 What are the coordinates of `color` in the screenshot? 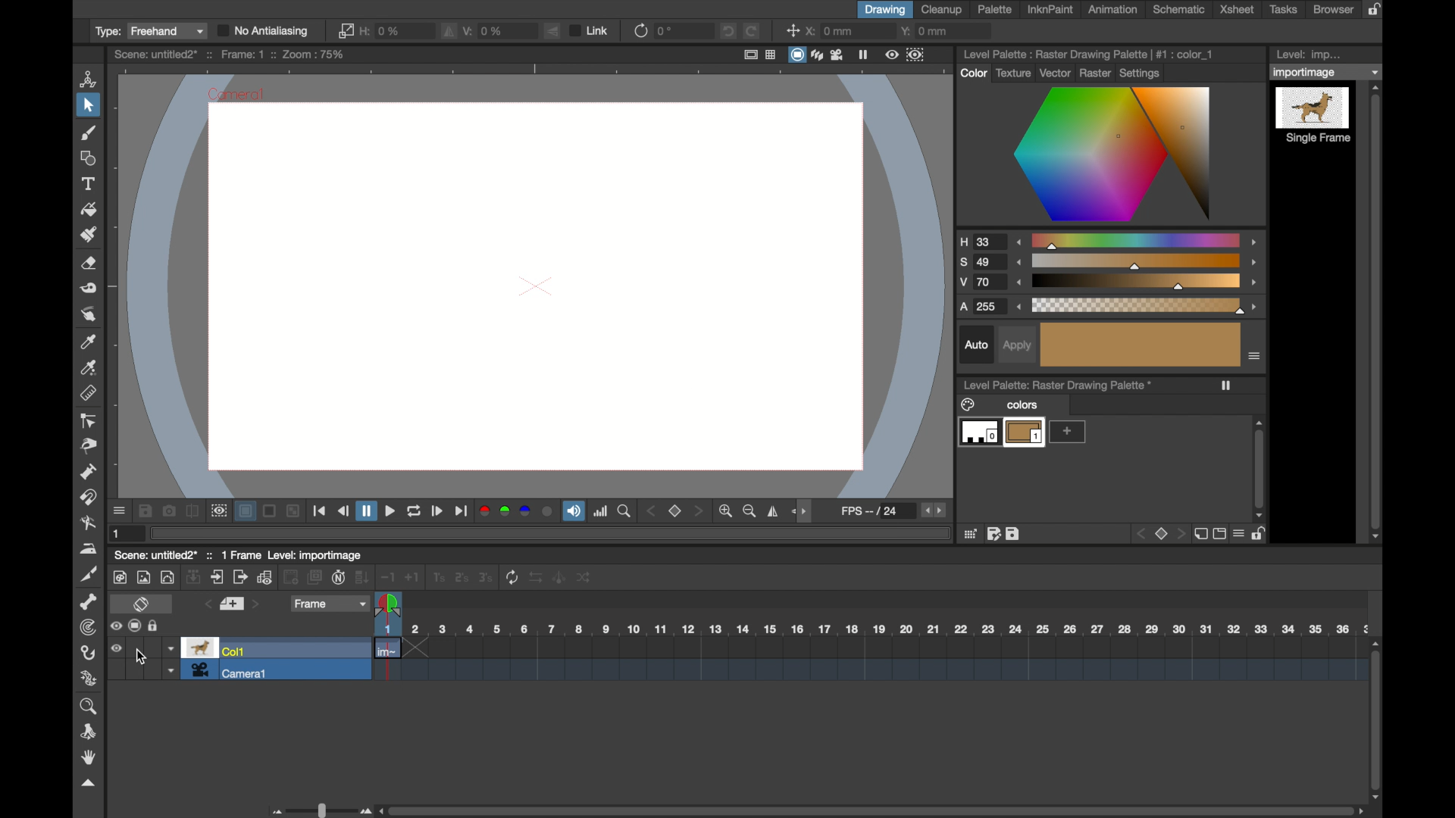 It's located at (973, 73).